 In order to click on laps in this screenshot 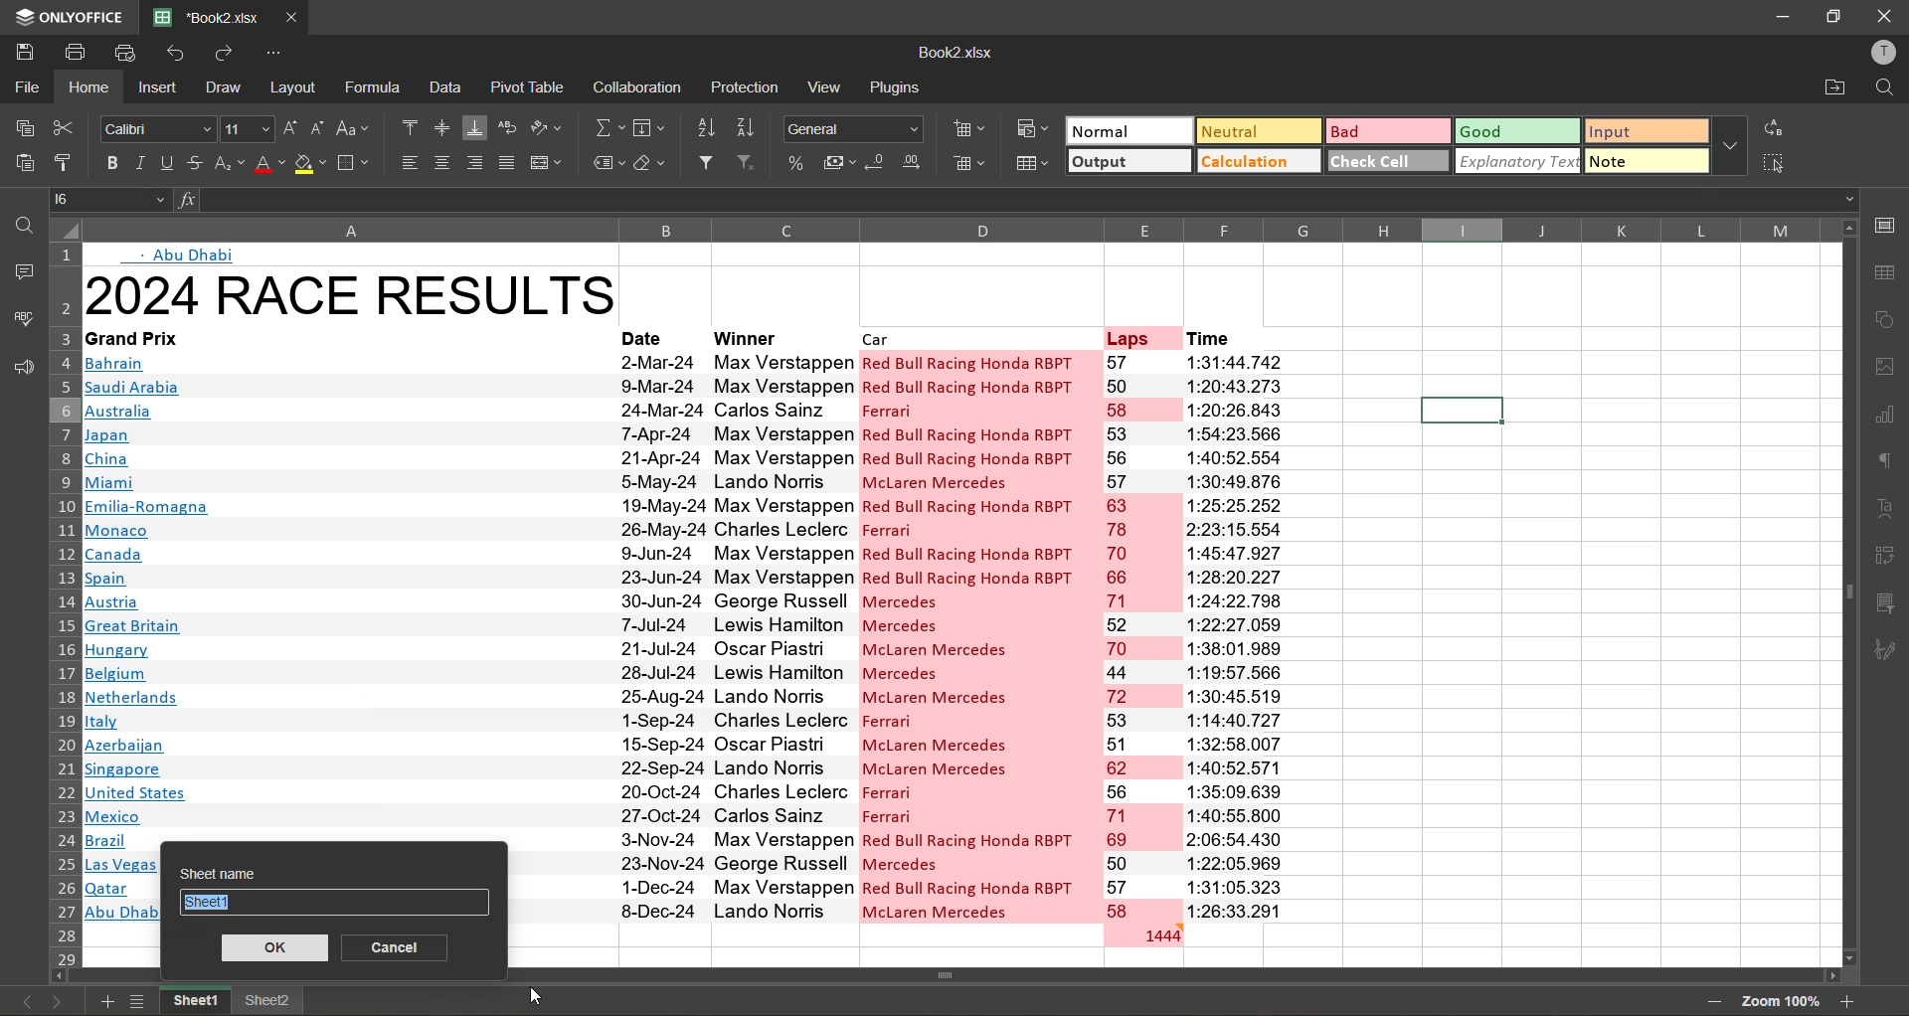, I will do `click(1139, 336)`.